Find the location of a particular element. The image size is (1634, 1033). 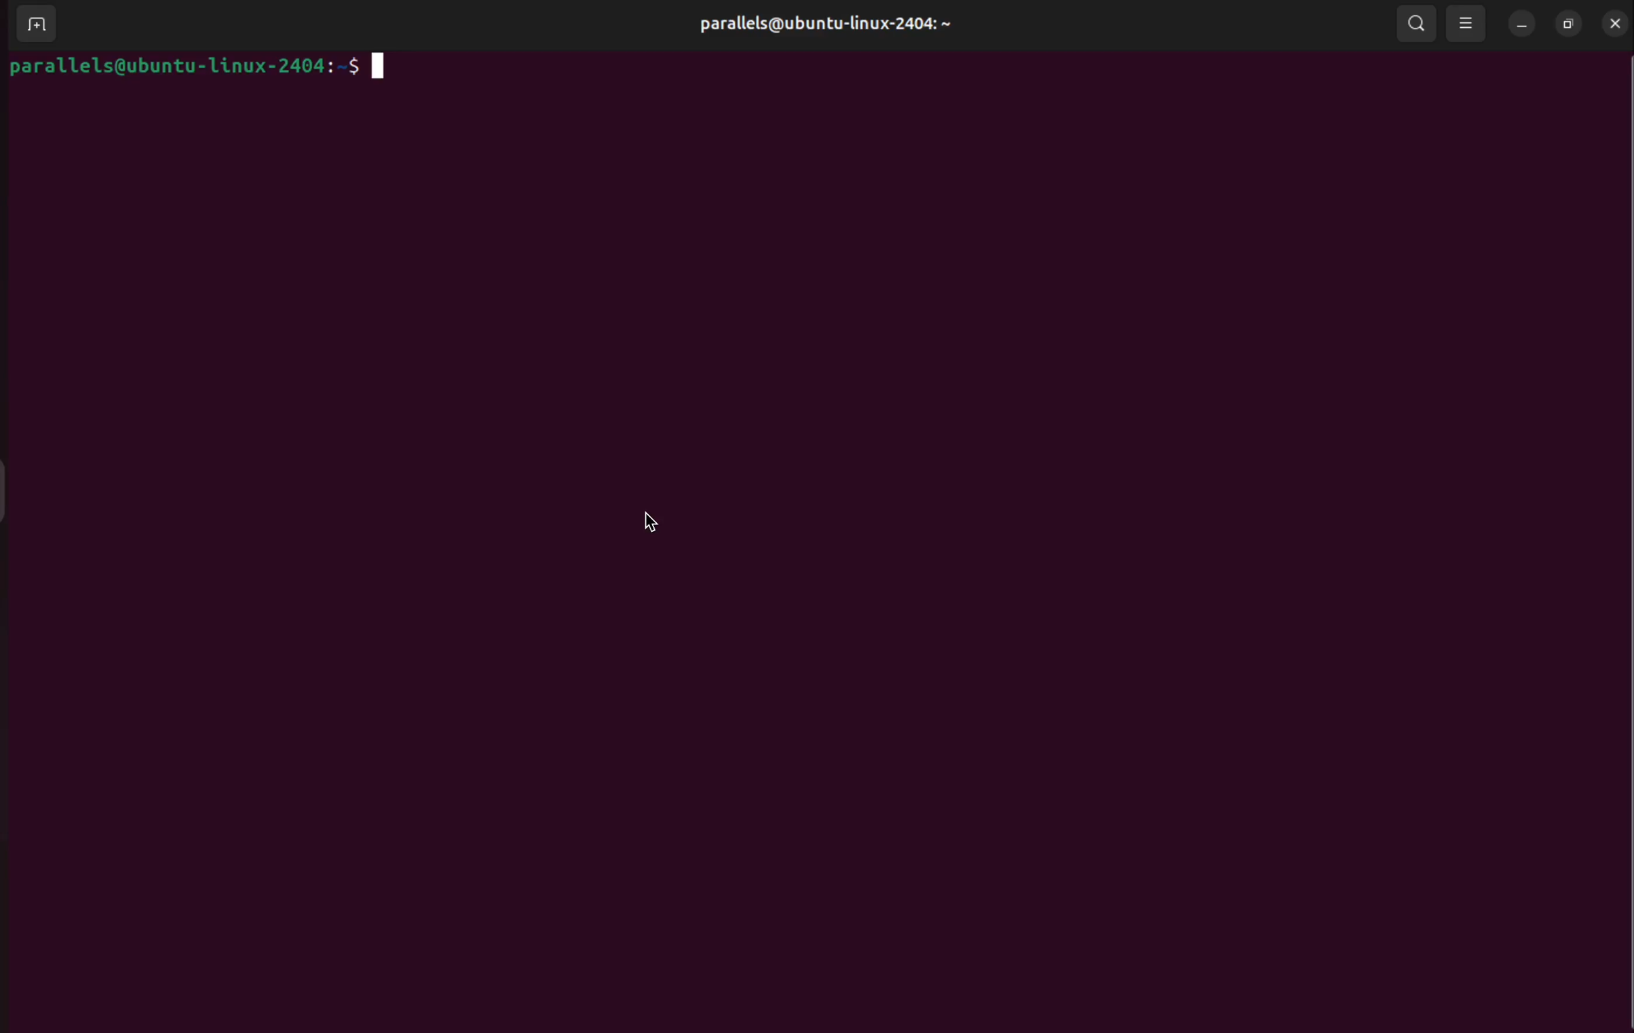

resize is located at coordinates (1568, 24).